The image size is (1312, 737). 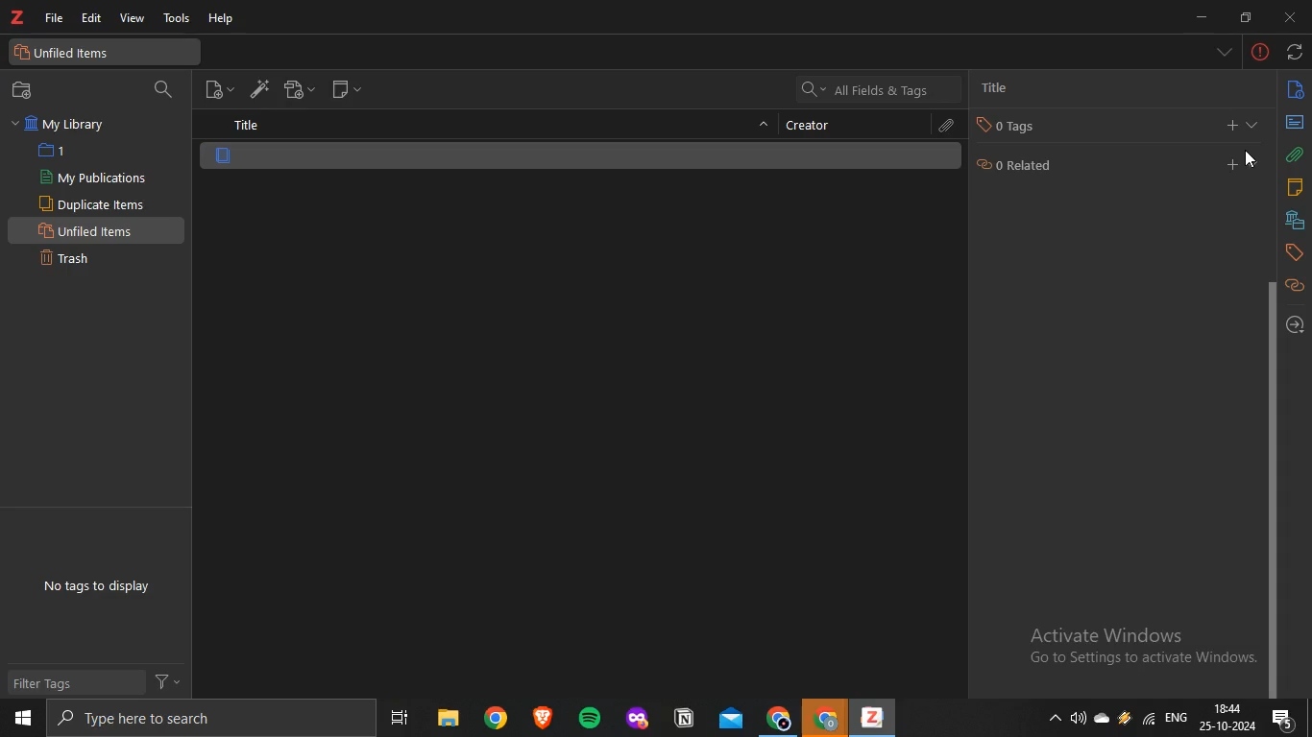 What do you see at coordinates (1217, 53) in the screenshot?
I see `list all tabs` at bounding box center [1217, 53].